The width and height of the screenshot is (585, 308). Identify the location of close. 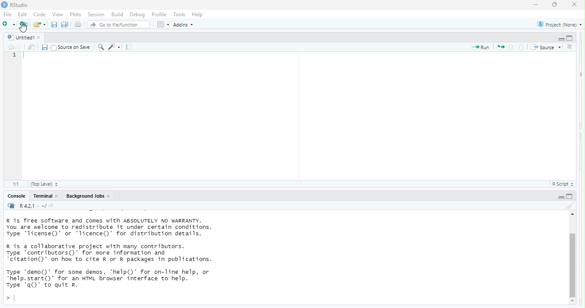
(42, 37).